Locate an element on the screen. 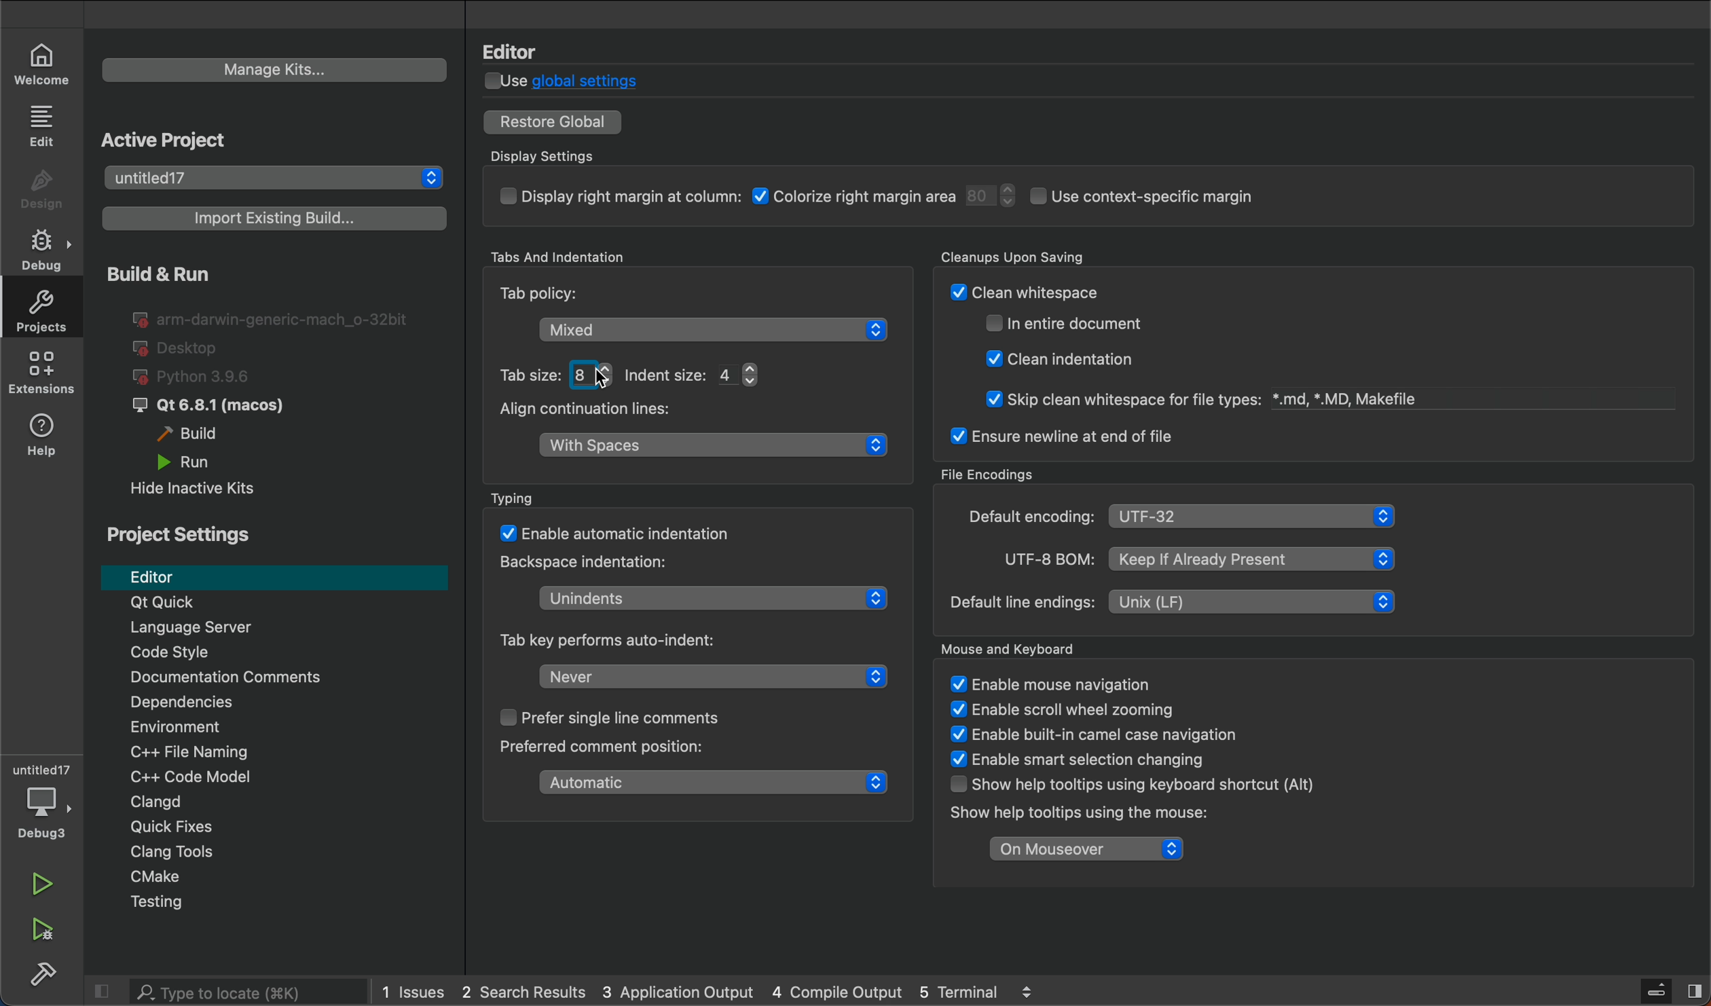 The width and height of the screenshot is (1711, 1006). key performs is located at coordinates (622, 639).